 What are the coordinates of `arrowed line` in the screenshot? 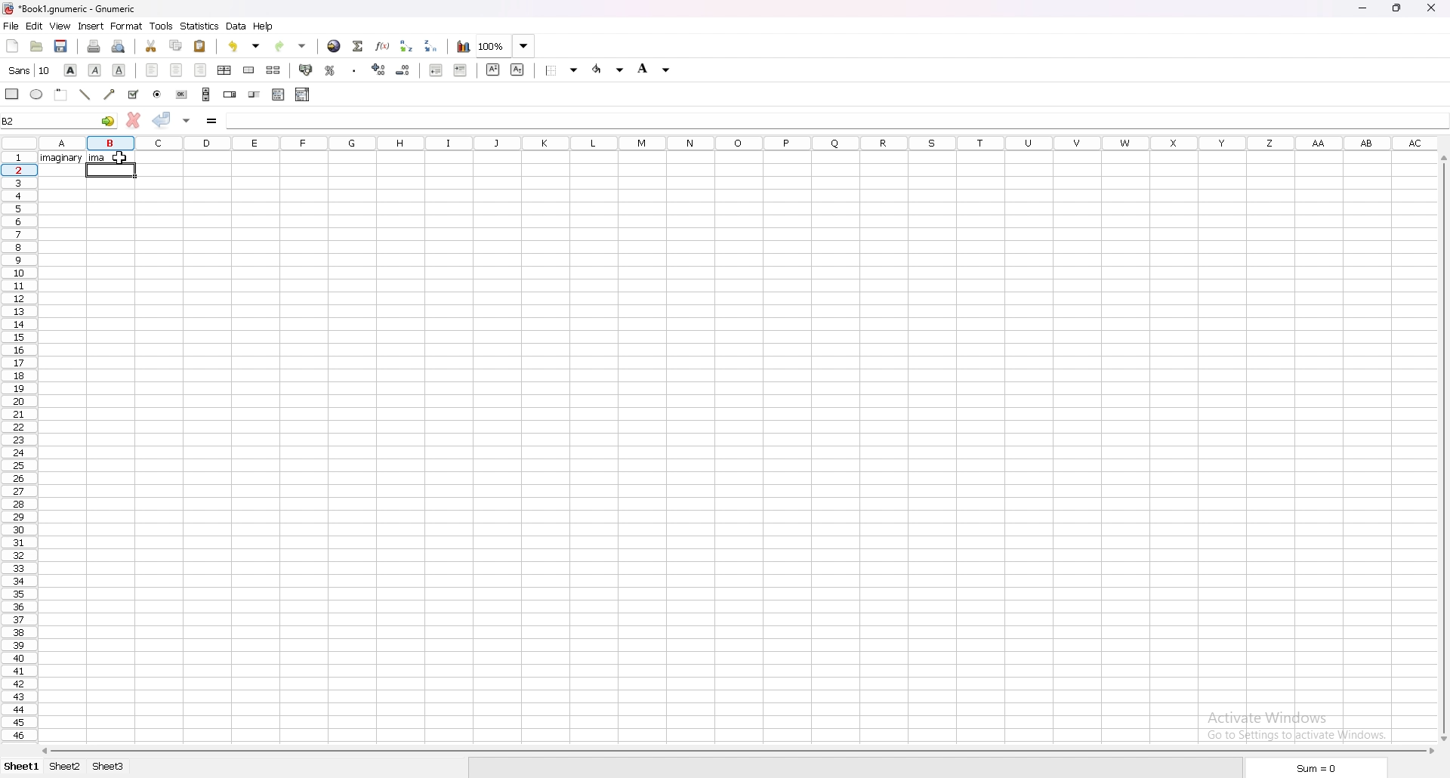 It's located at (110, 95).